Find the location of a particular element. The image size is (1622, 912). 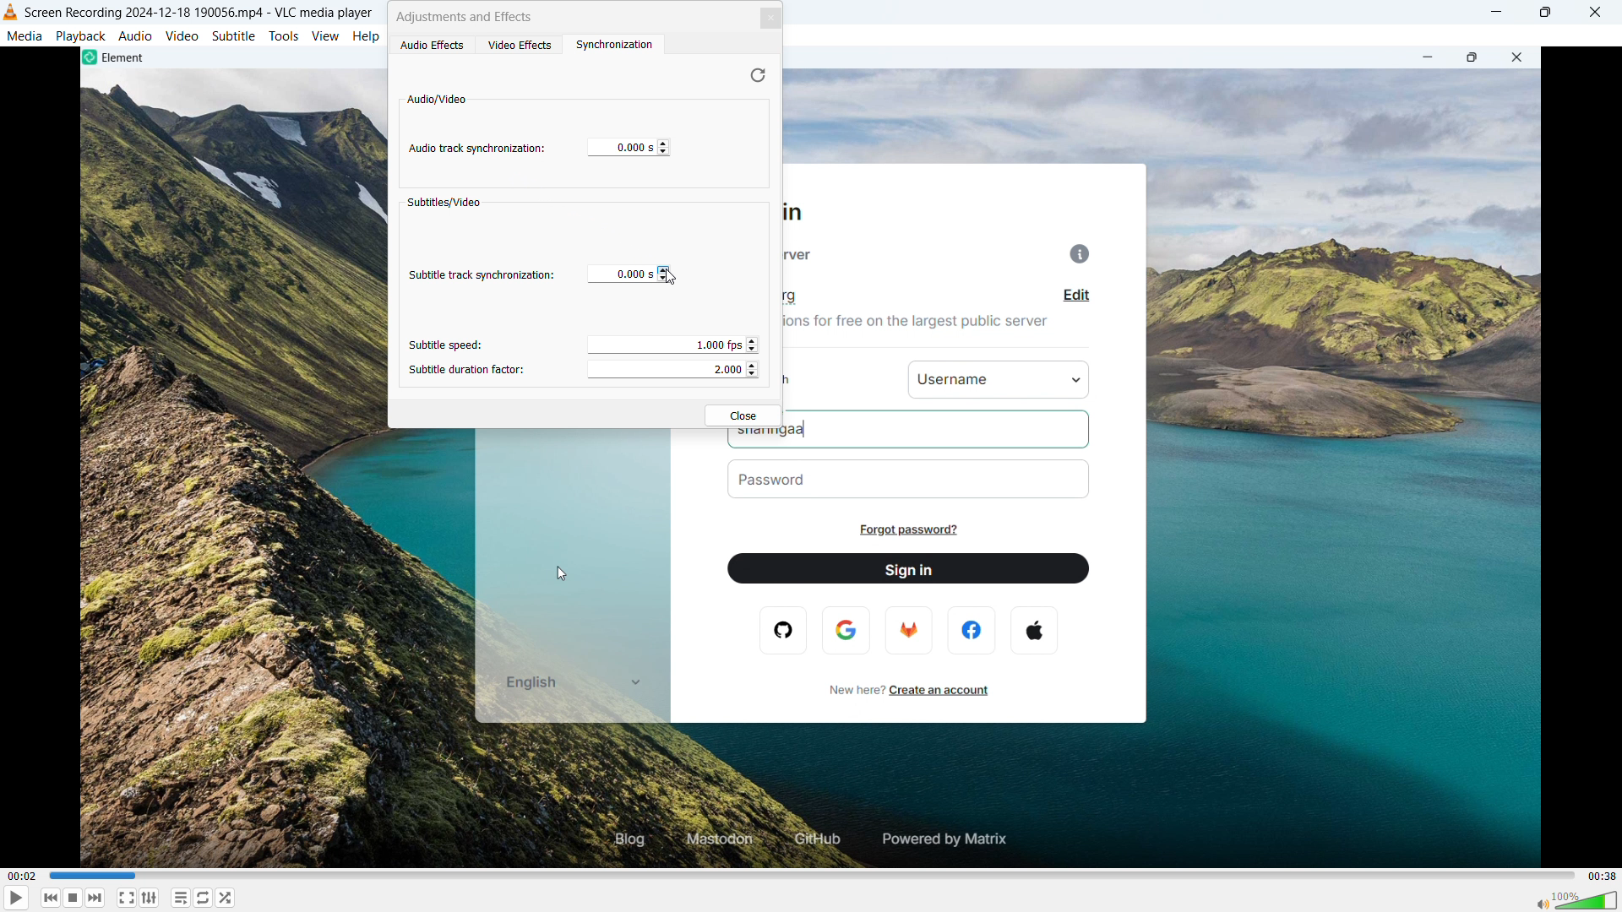

synchronization is located at coordinates (612, 46).